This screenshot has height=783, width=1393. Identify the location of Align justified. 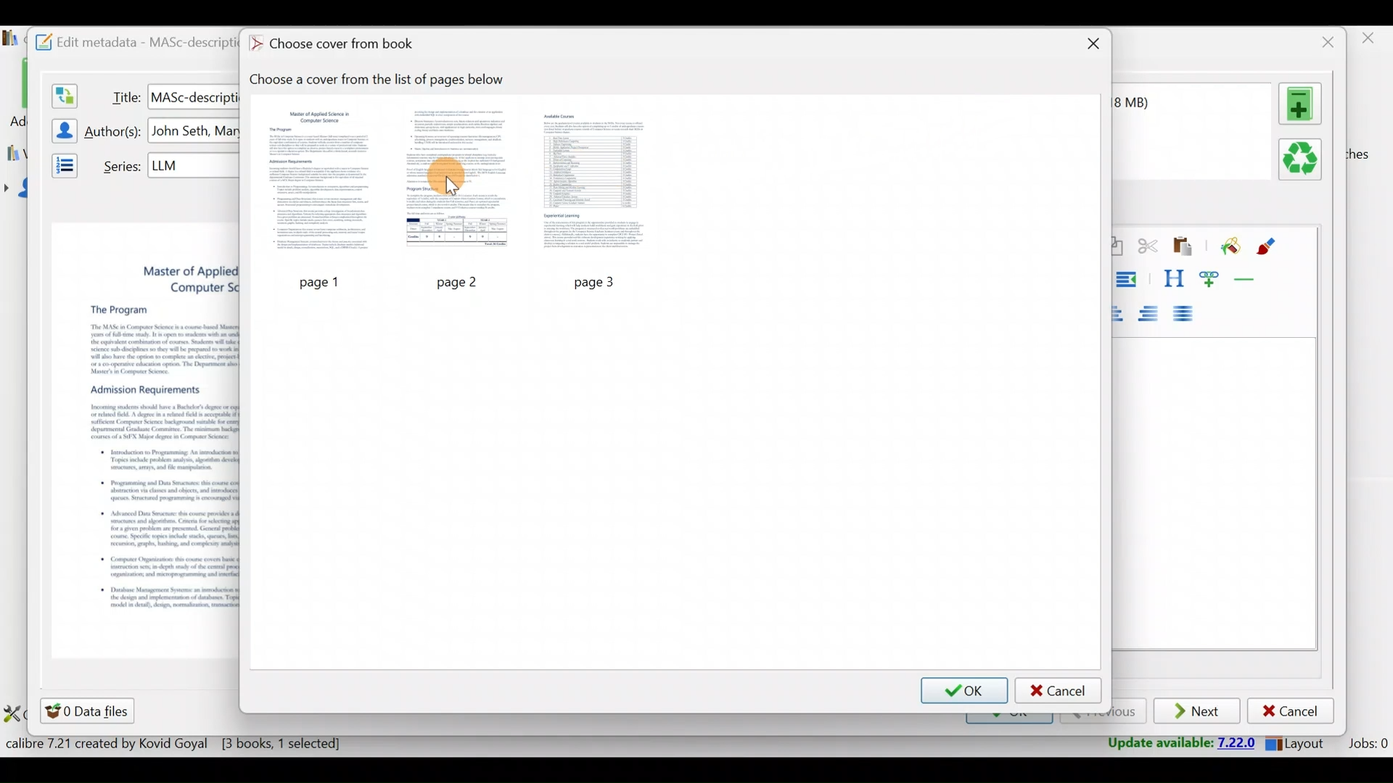
(1188, 315).